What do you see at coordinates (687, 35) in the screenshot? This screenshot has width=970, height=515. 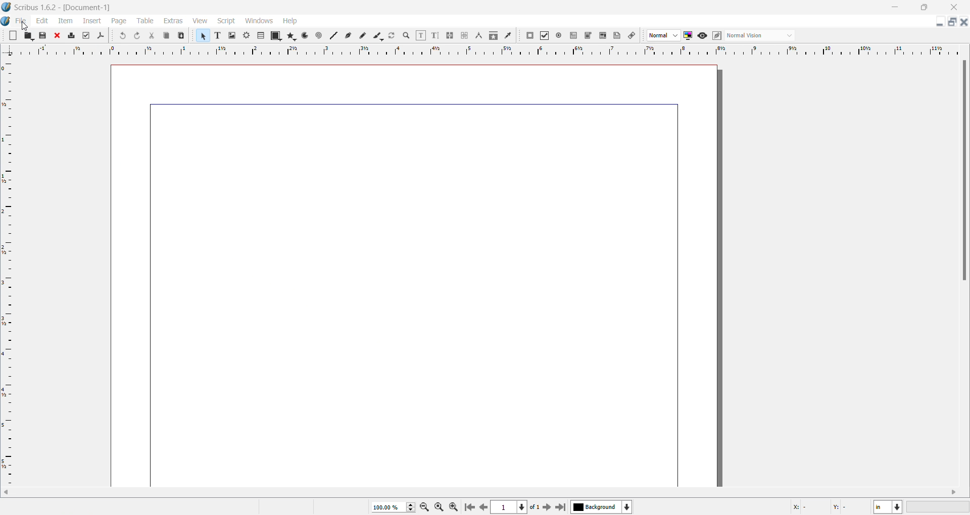 I see `icon` at bounding box center [687, 35].